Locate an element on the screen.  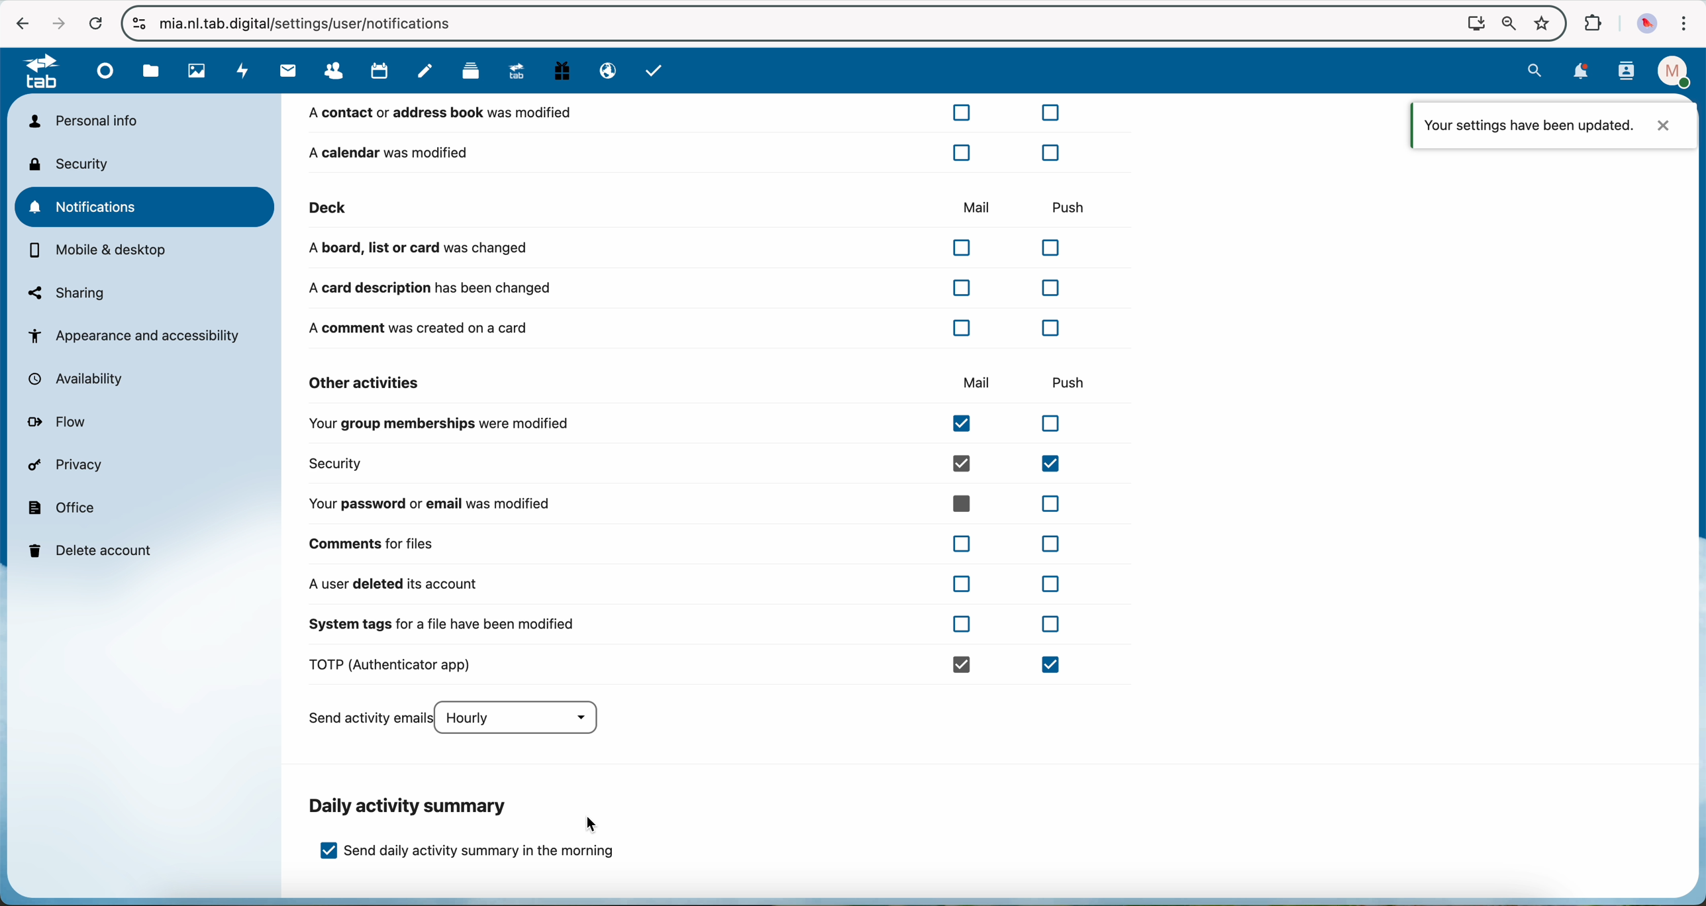
profile is located at coordinates (1670, 72).